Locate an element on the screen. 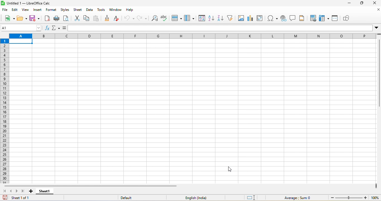 Image resolution: width=381 pixels, height=201 pixels. headers and footers is located at coordinates (302, 18).